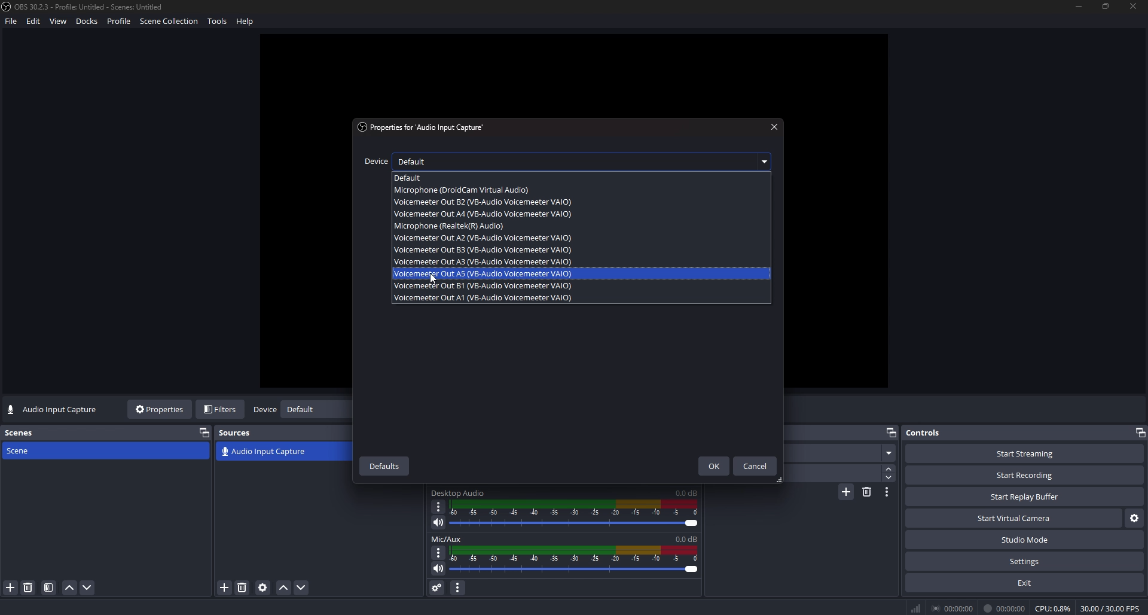 The height and width of the screenshot is (615, 1148). What do you see at coordinates (10, 24) in the screenshot?
I see `file` at bounding box center [10, 24].